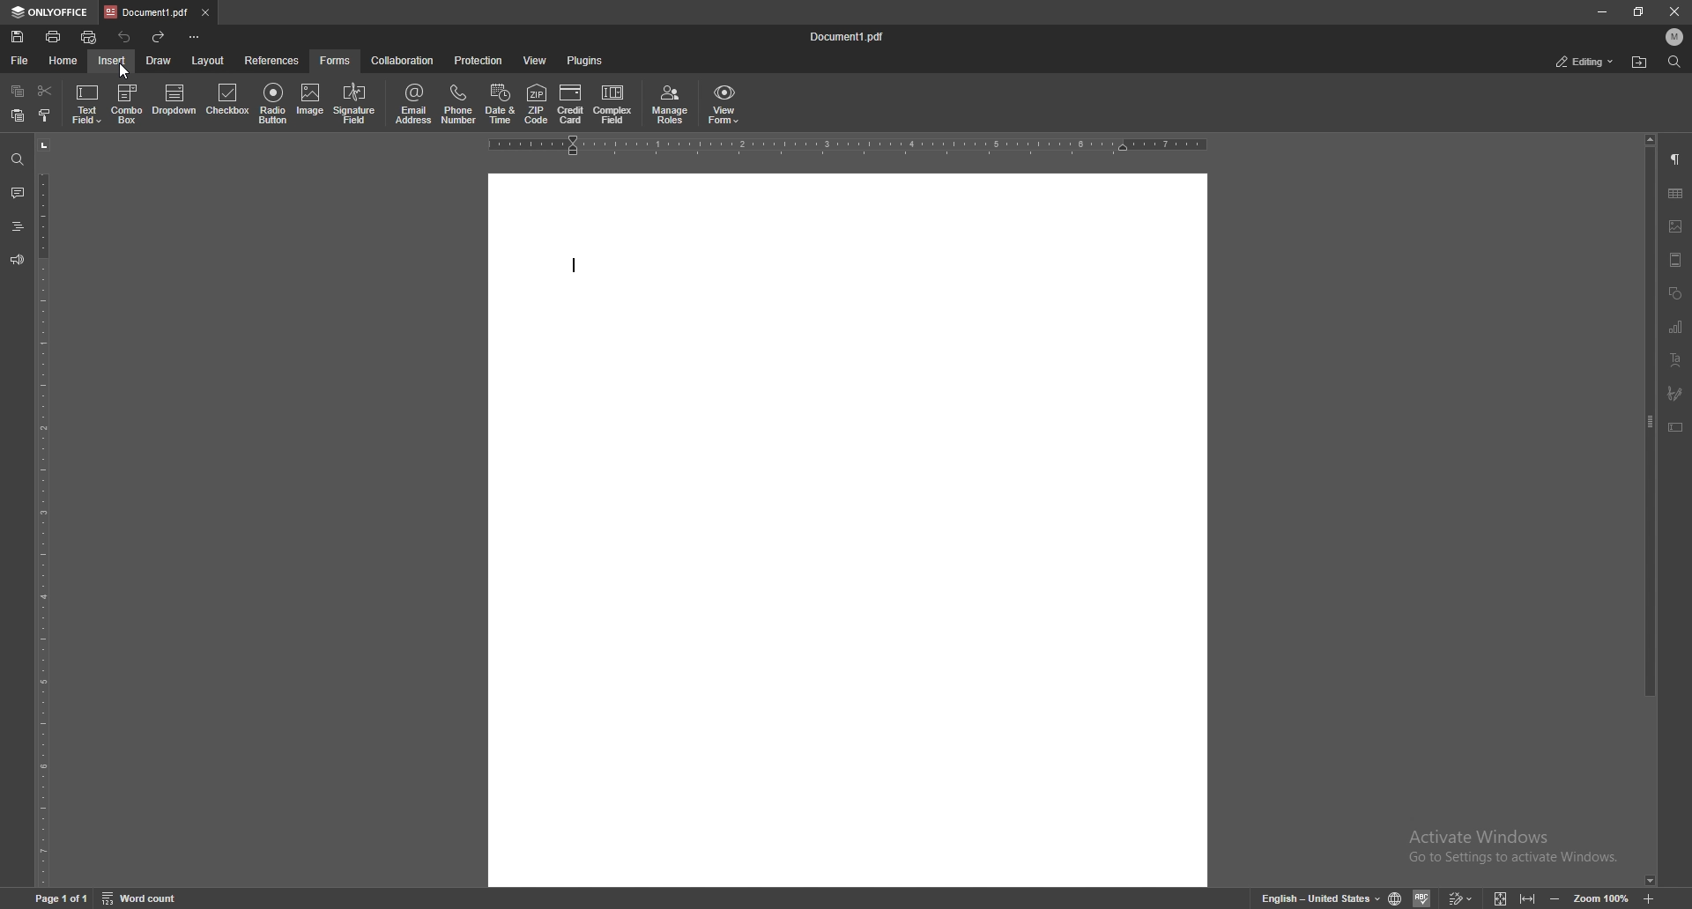 Image resolution: width=1692 pixels, height=909 pixels. Describe the element at coordinates (1462, 898) in the screenshot. I see `track changes` at that location.